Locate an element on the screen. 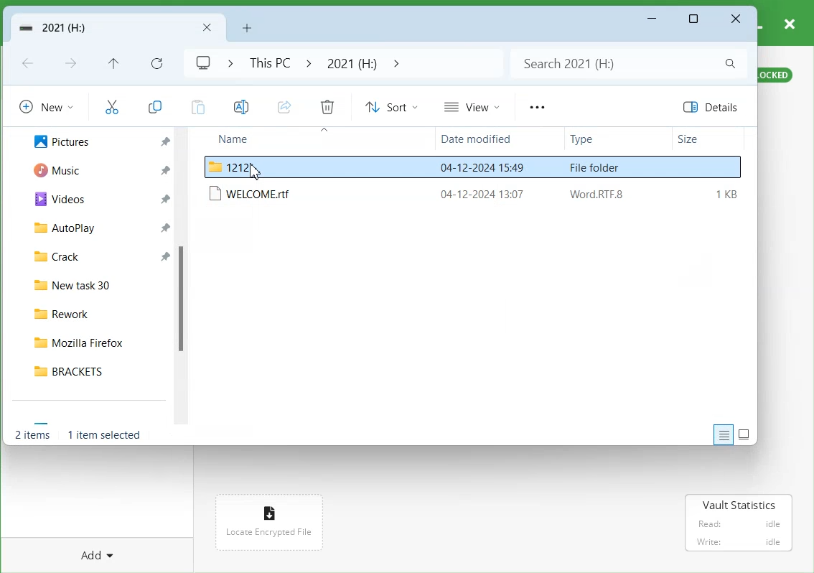 Image resolution: width=814 pixels, height=573 pixels. Add New folder is located at coordinates (247, 27).